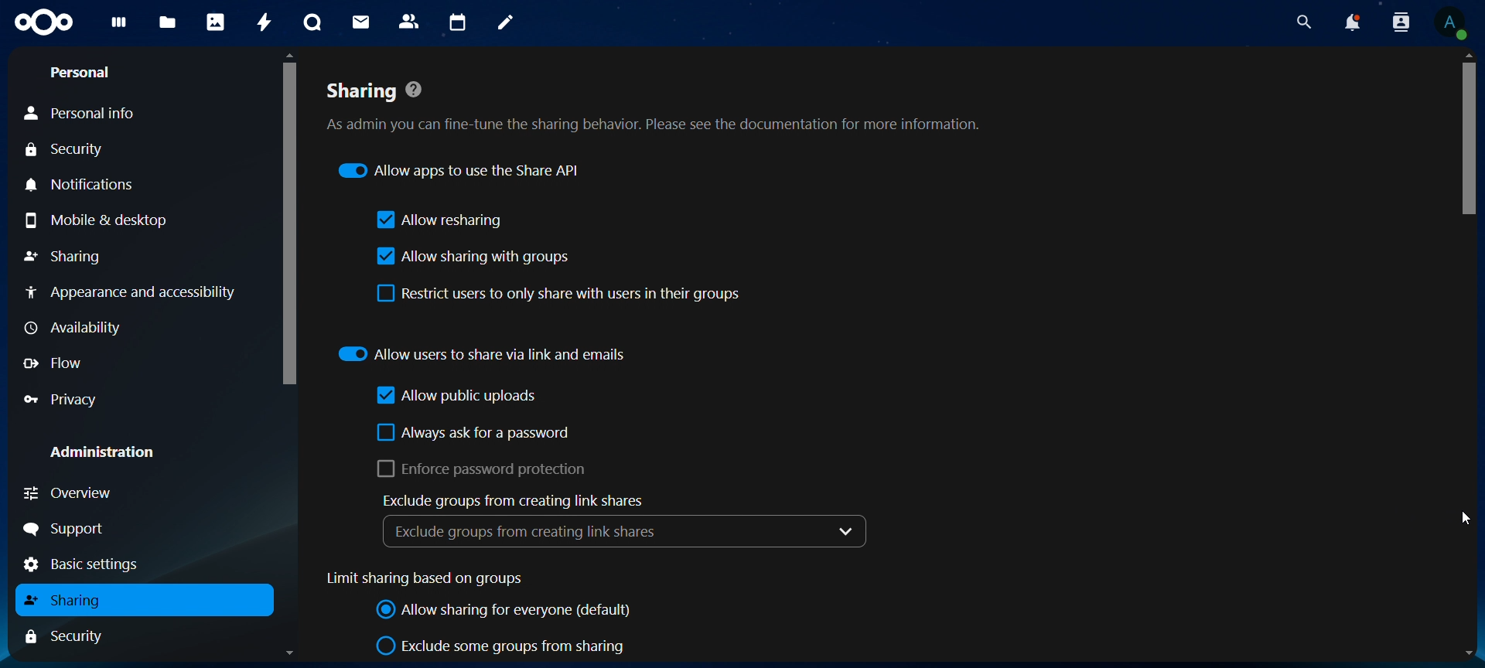 The width and height of the screenshot is (1485, 668). What do you see at coordinates (454, 394) in the screenshot?
I see `allow public uploads` at bounding box center [454, 394].